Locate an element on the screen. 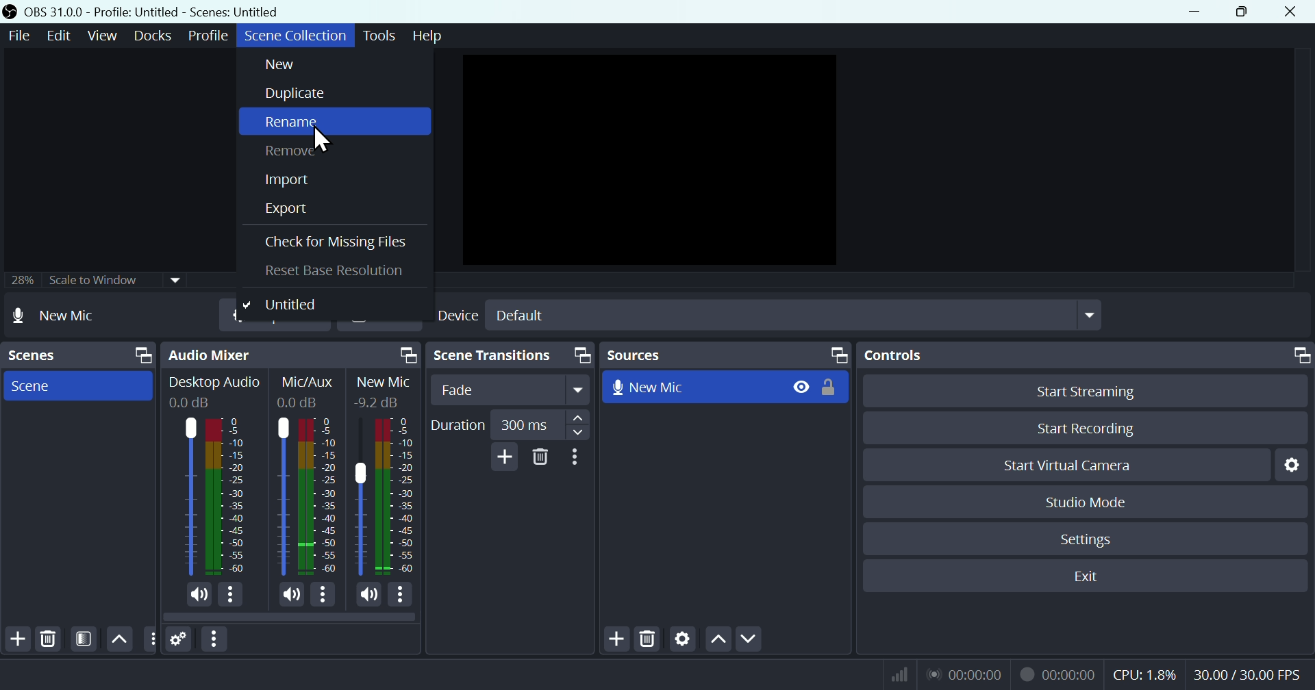 The width and height of the screenshot is (1315, 690). OBS Studio Desktop Icon is located at coordinates (11, 10).